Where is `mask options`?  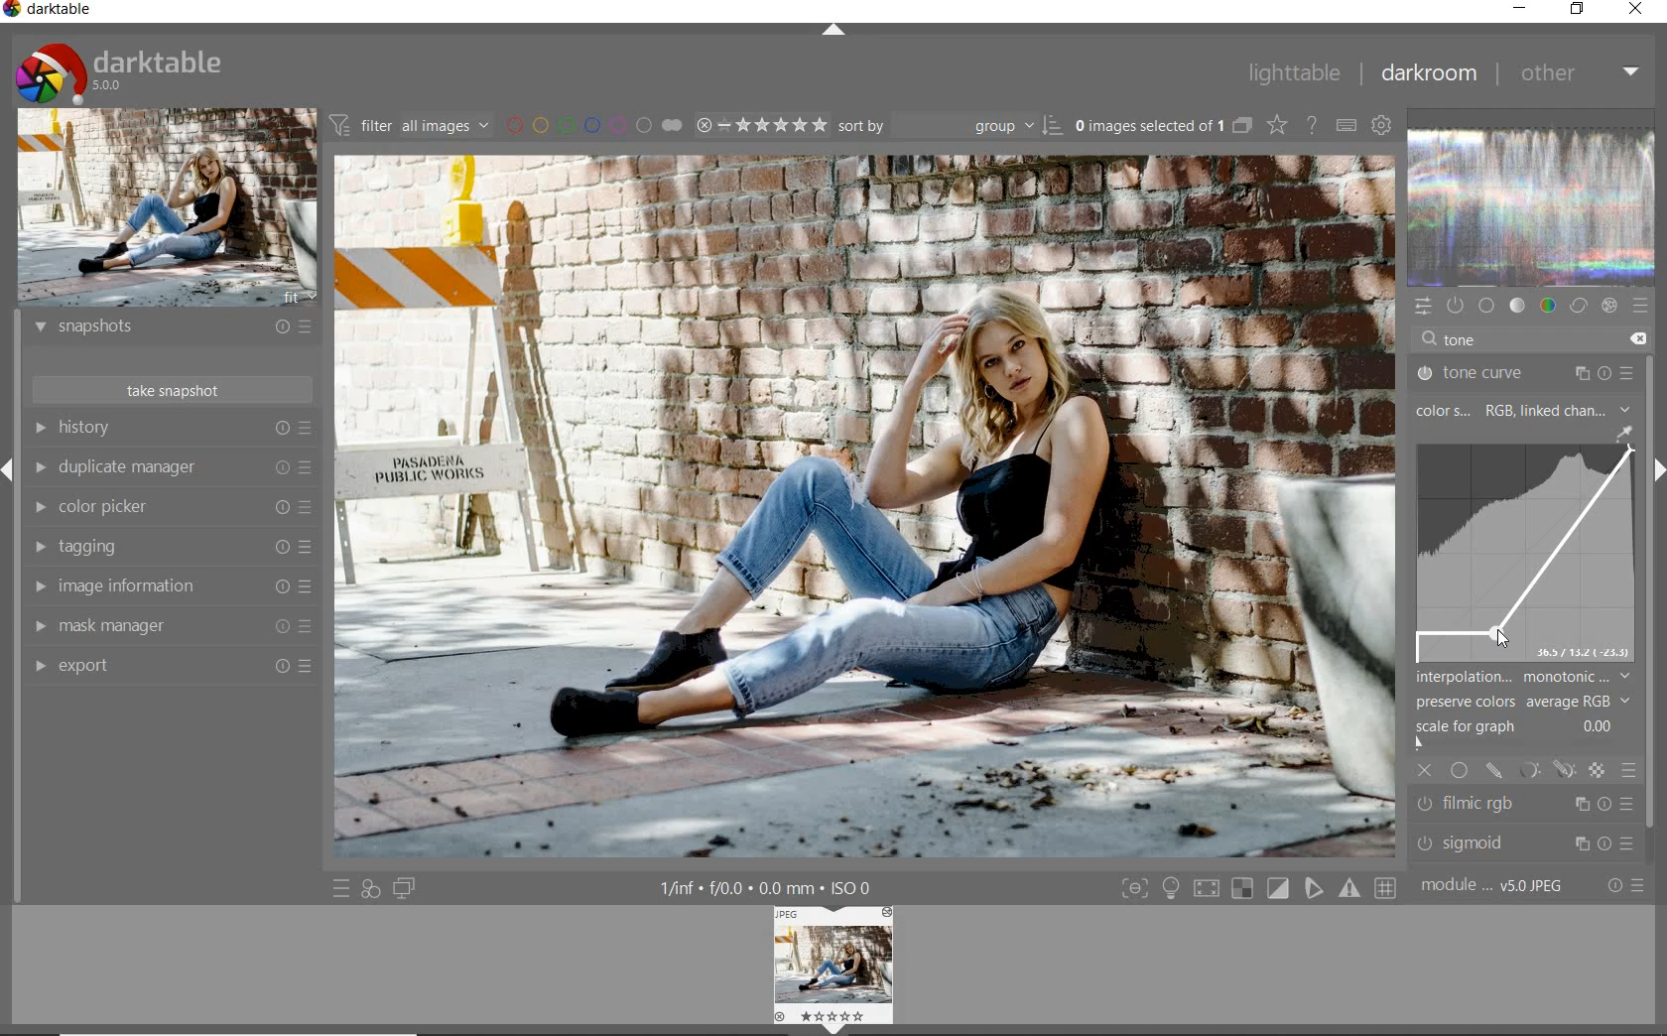 mask options is located at coordinates (1544, 771).